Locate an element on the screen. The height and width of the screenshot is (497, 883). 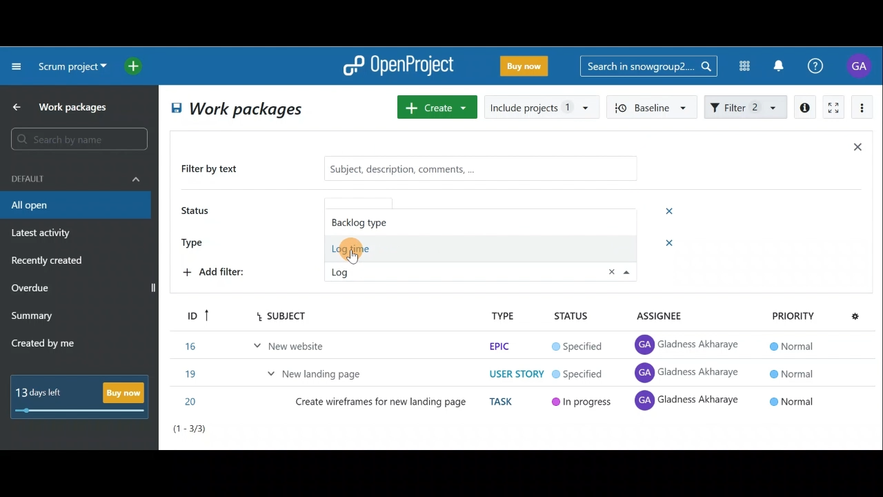
Overdue is located at coordinates (32, 289).